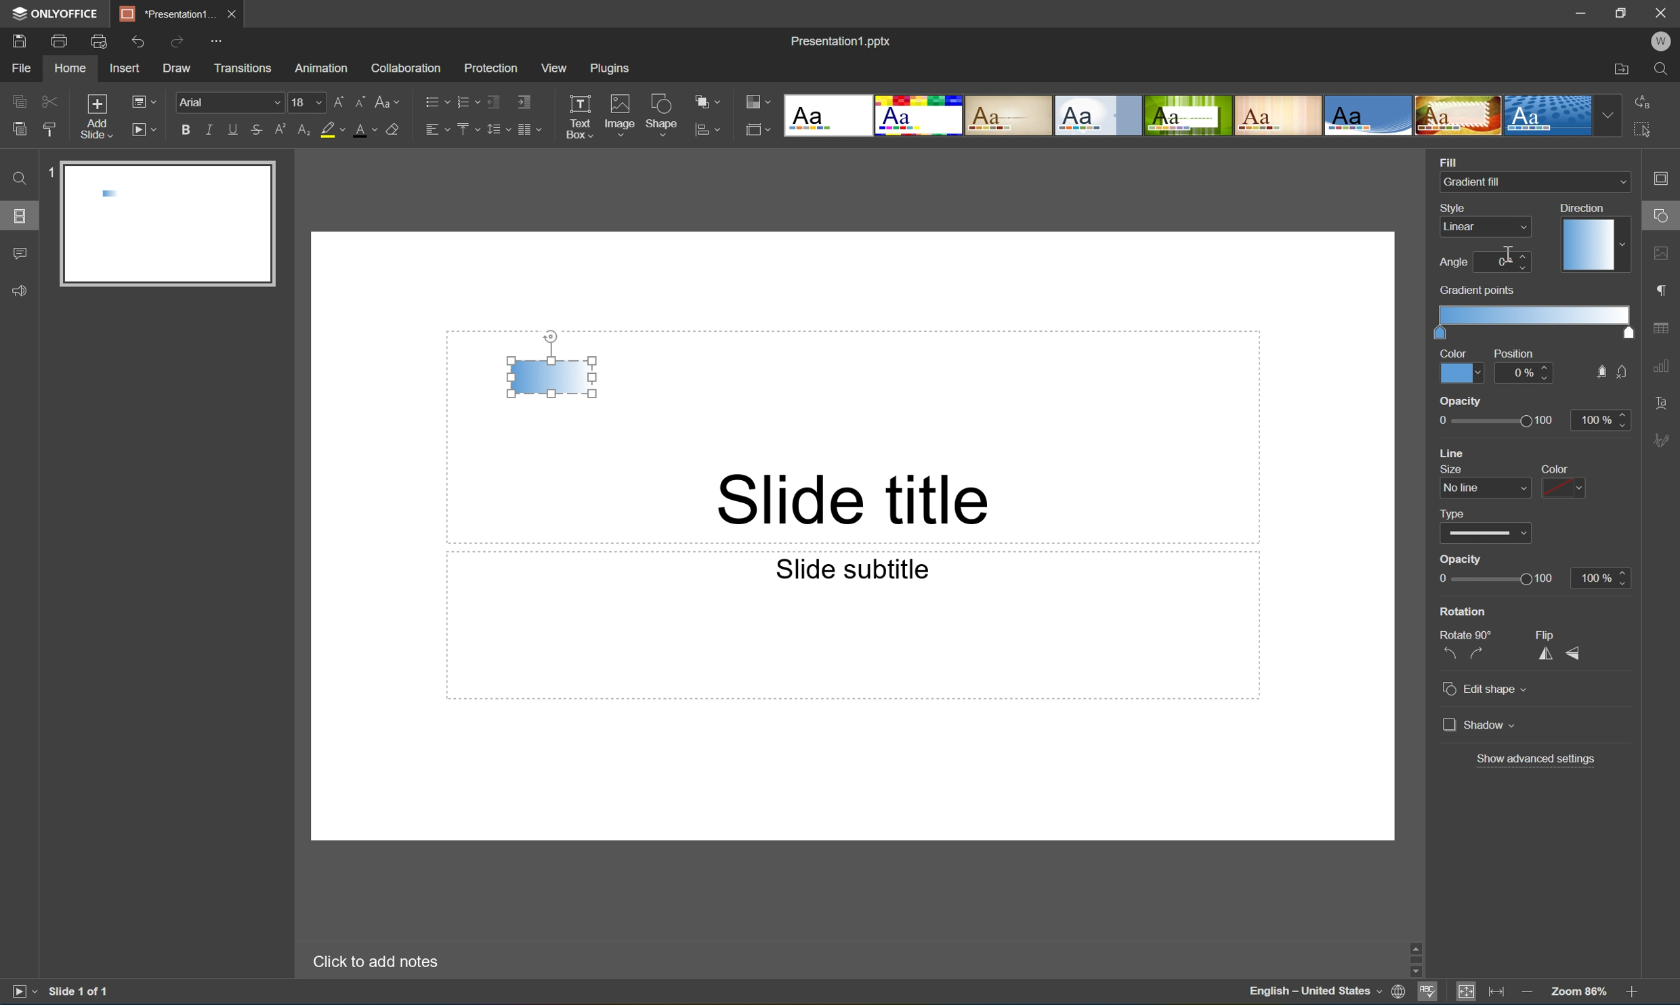  Describe the element at coordinates (93, 117) in the screenshot. I see `Add slide` at that location.